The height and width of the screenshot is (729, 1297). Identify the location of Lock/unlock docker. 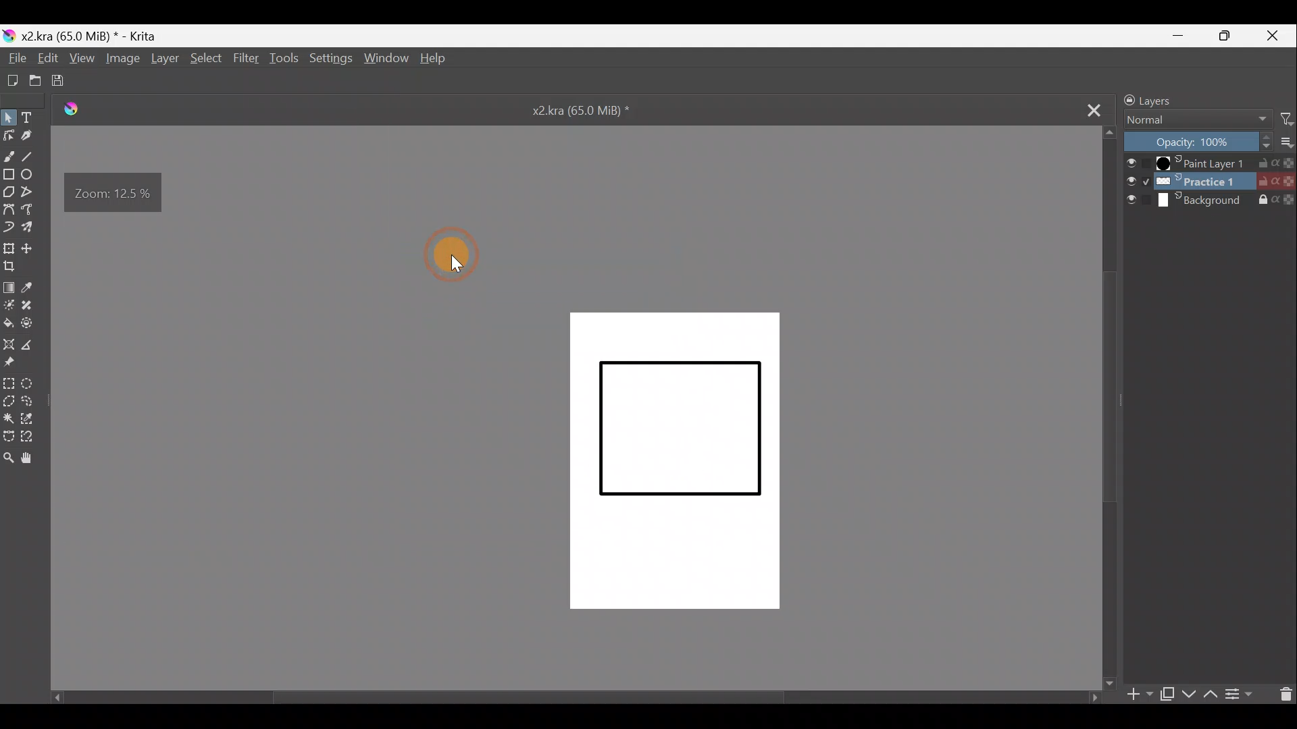
(1123, 99).